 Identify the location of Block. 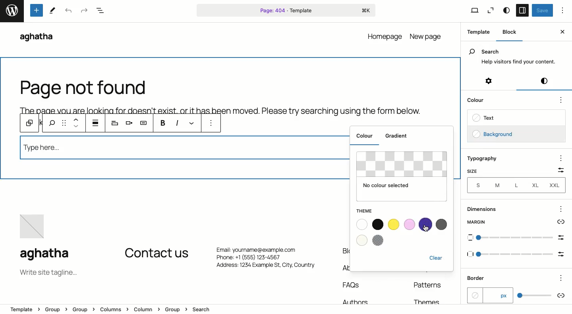
(507, 32).